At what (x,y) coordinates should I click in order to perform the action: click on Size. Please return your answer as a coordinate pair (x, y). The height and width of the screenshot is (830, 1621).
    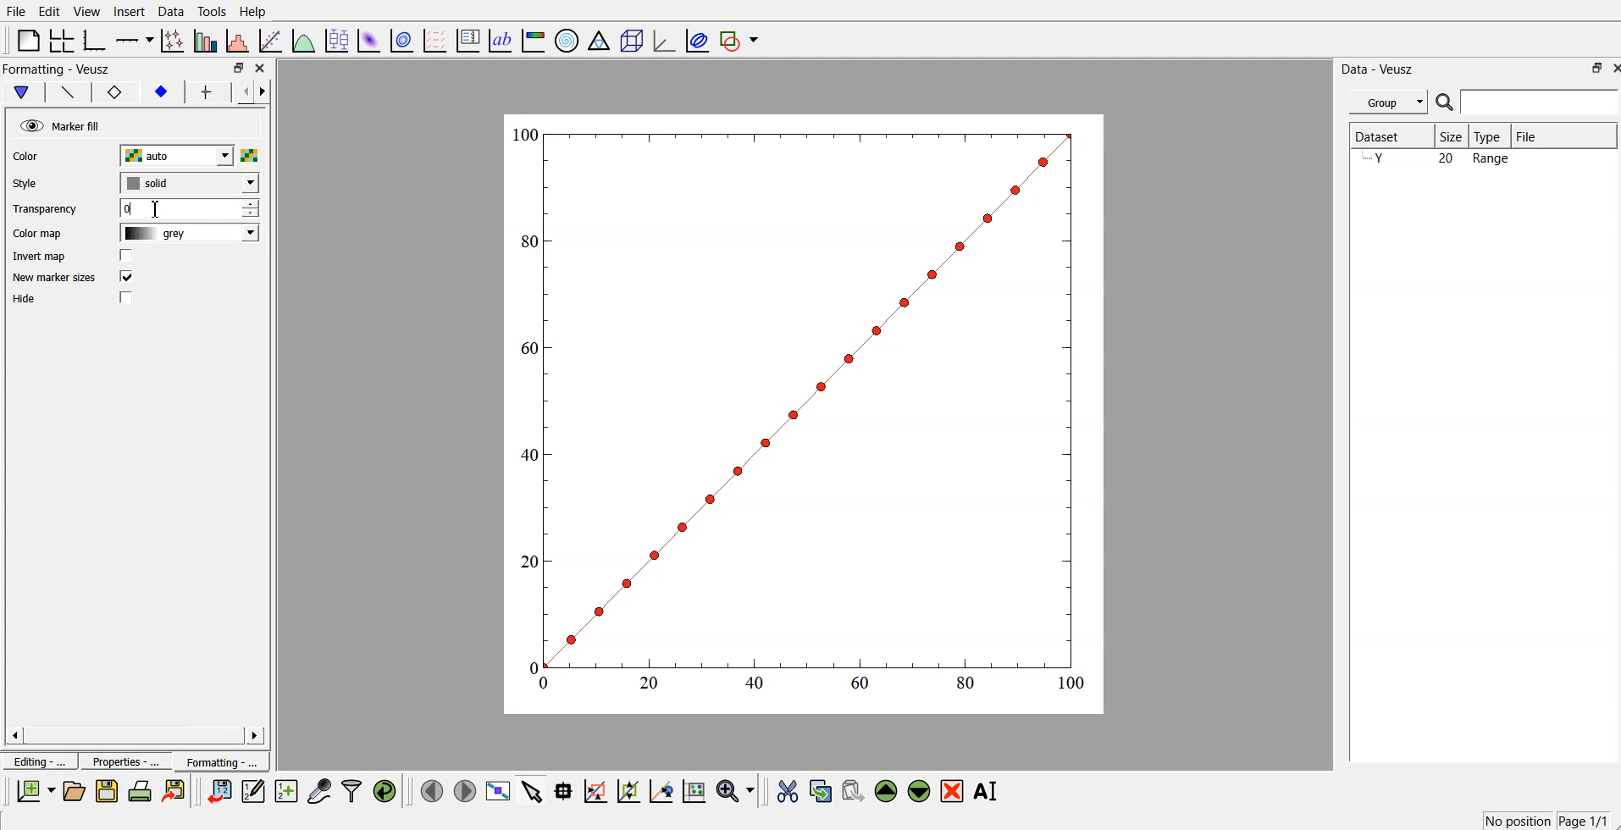
    Looking at the image, I should click on (1452, 136).